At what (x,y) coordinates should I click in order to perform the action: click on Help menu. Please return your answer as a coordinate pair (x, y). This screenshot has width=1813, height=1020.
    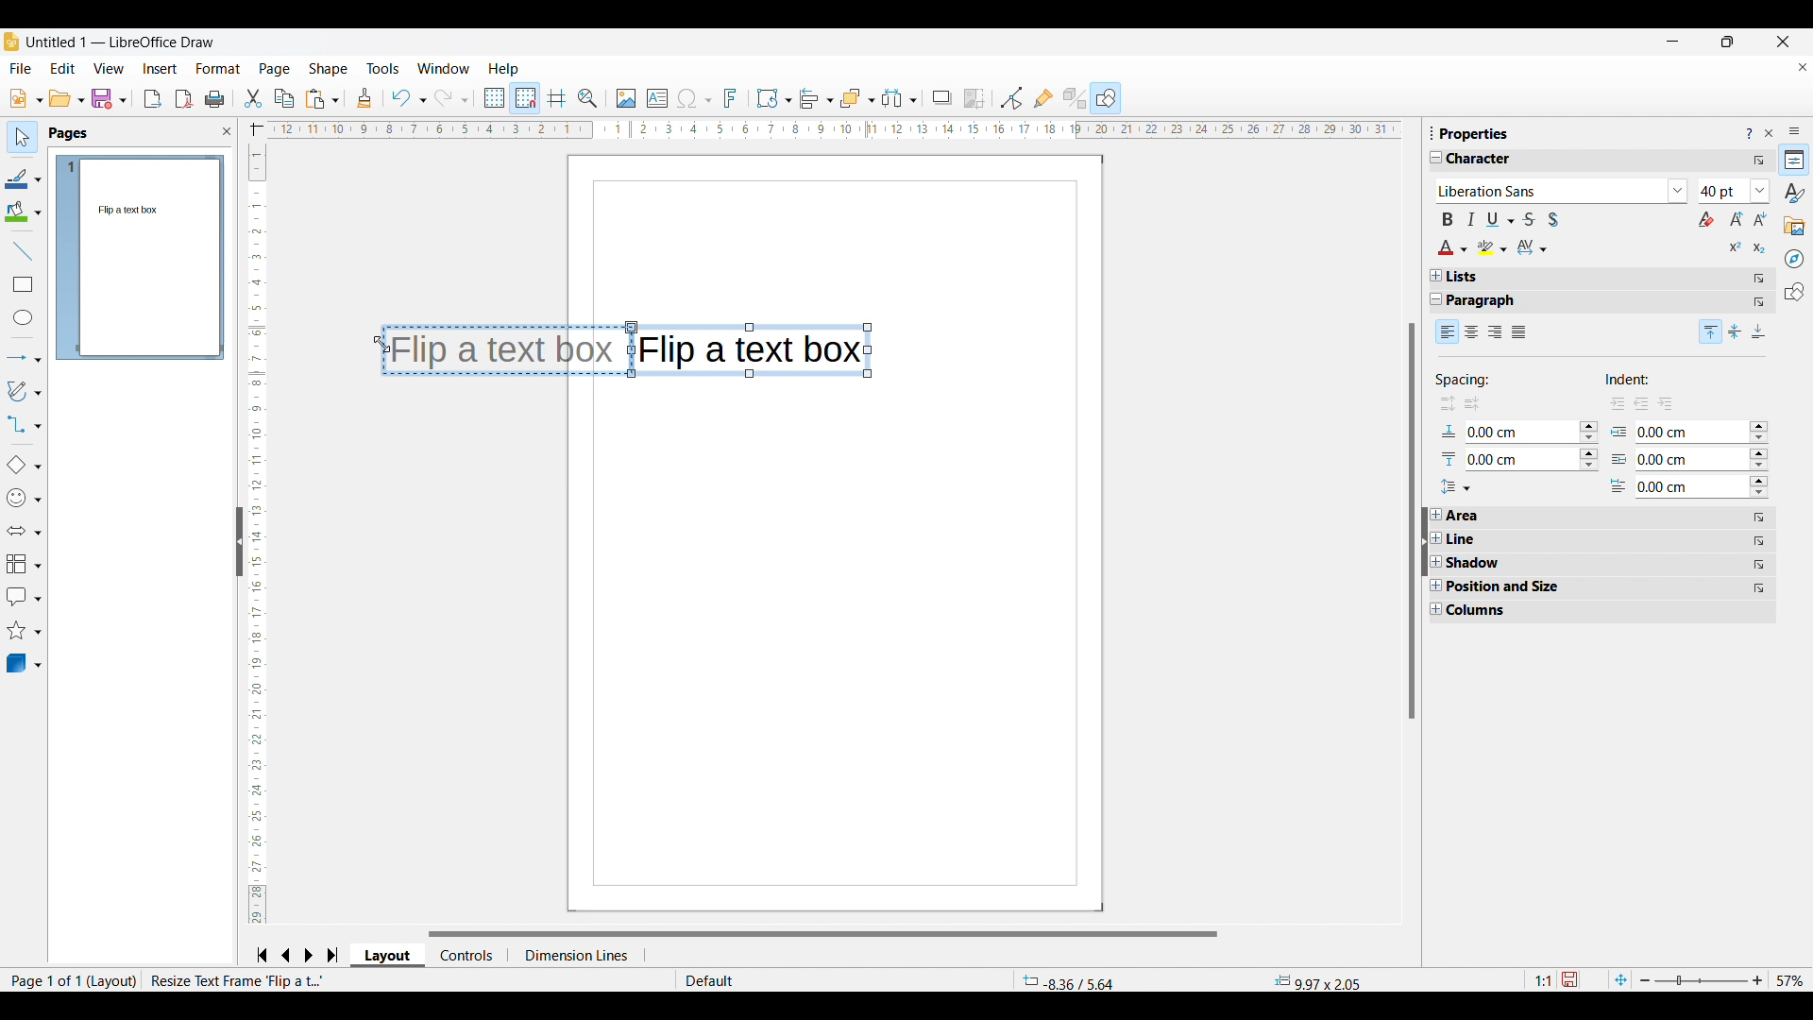
    Looking at the image, I should click on (504, 69).